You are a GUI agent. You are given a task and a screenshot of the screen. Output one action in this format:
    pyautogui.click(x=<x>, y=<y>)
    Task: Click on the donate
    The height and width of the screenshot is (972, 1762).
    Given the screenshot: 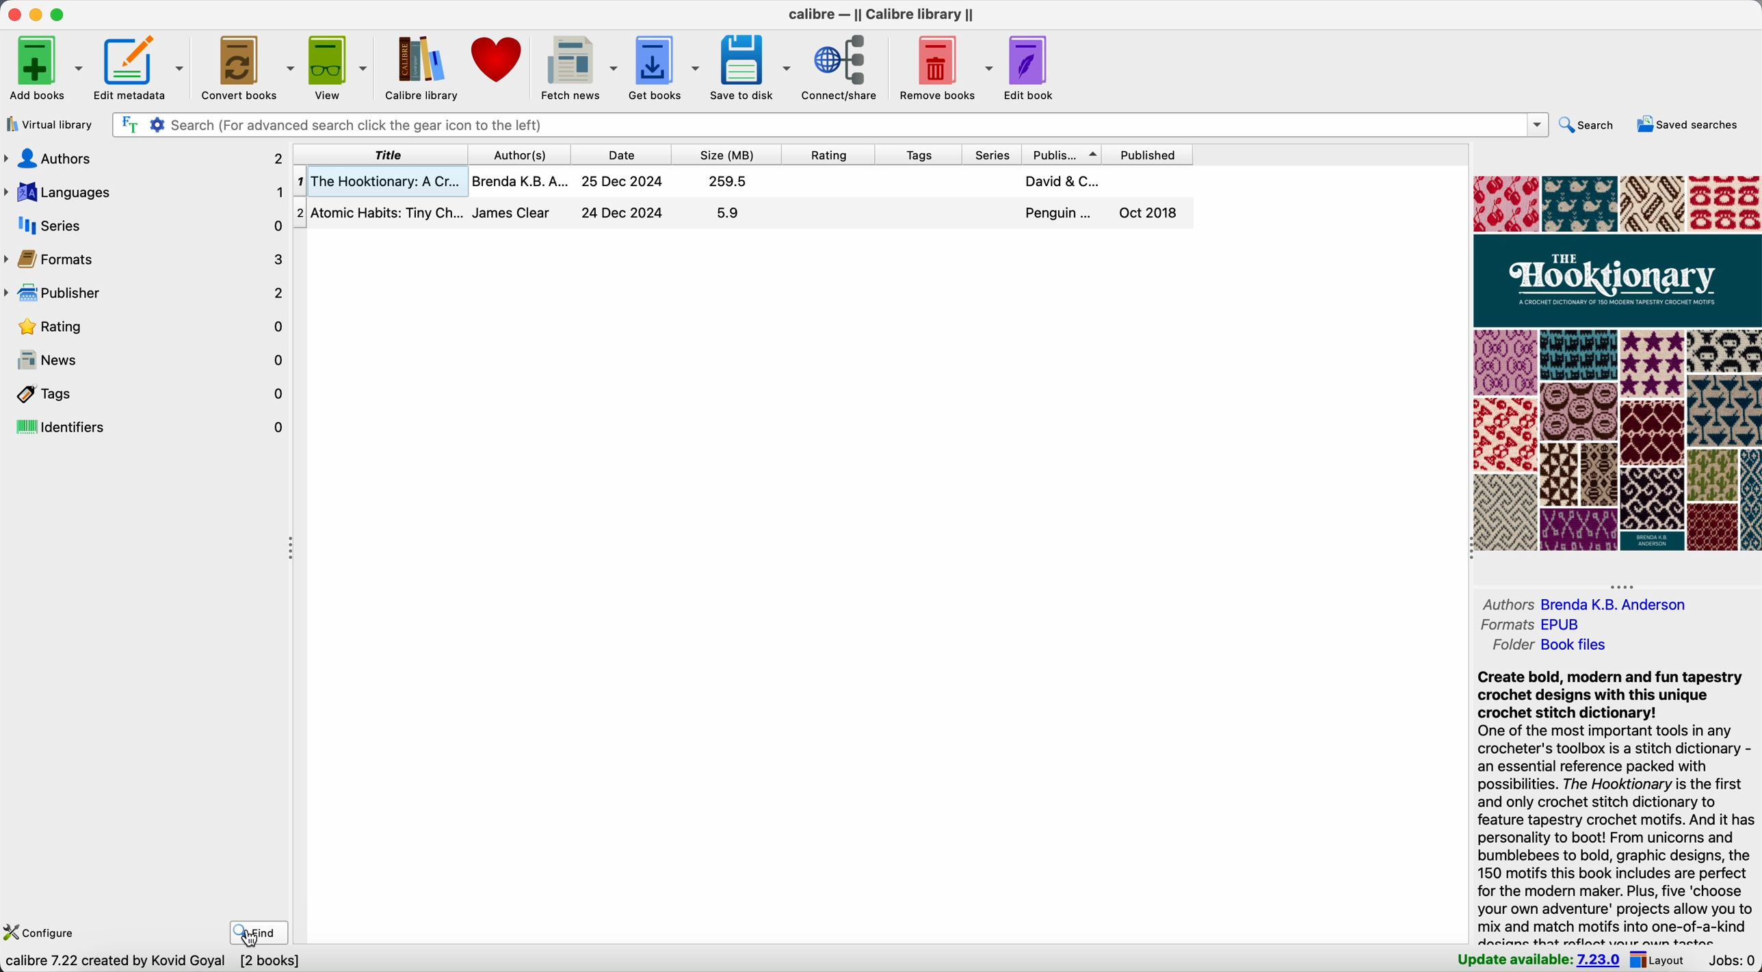 What is the action you would take?
    pyautogui.click(x=499, y=59)
    